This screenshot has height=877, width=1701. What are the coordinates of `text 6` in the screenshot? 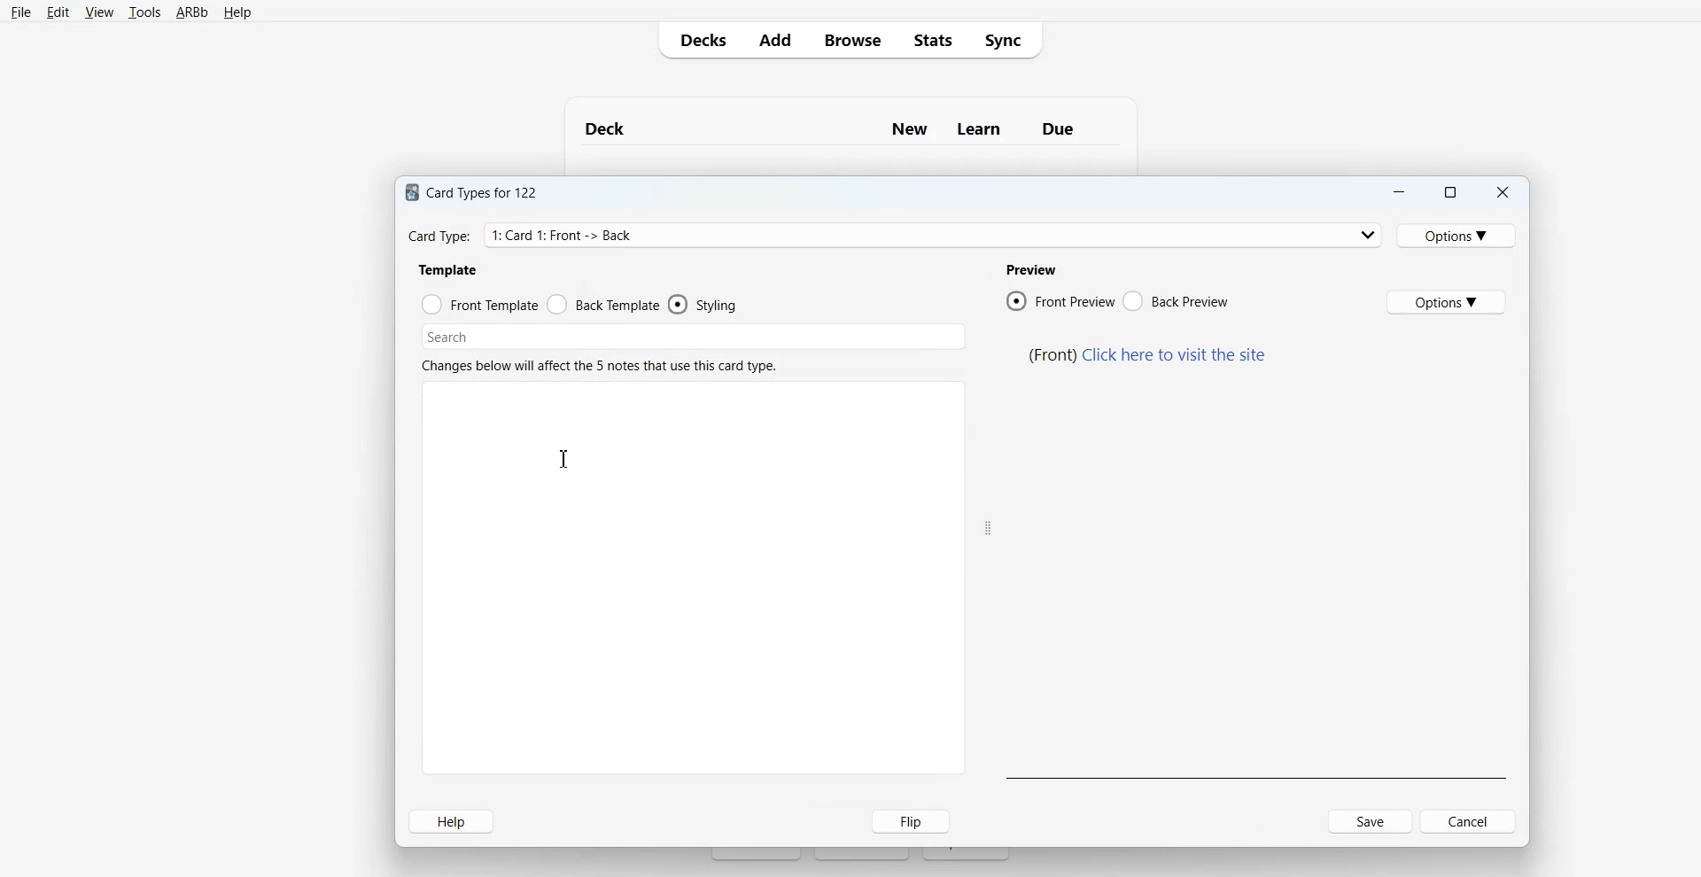 It's located at (602, 365).